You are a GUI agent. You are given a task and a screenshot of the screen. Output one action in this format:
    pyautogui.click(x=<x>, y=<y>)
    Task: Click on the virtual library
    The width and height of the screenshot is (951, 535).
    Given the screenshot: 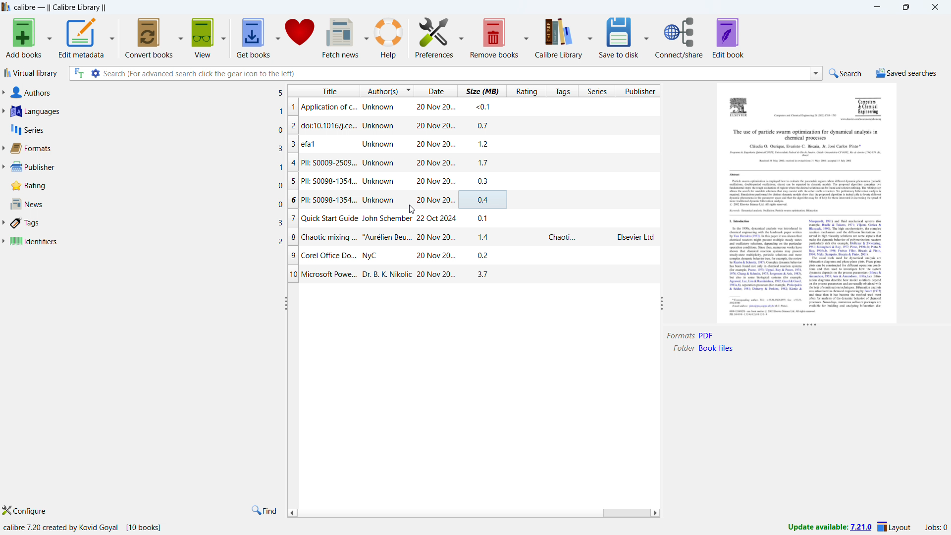 What is the action you would take?
    pyautogui.click(x=31, y=73)
    